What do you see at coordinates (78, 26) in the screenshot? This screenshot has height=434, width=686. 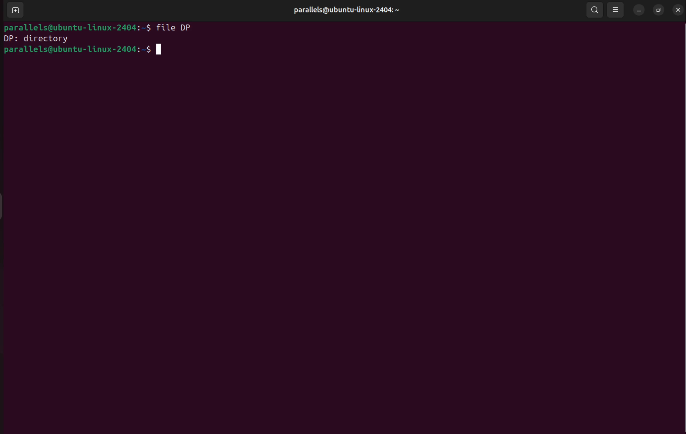 I see `bash prompt` at bounding box center [78, 26].